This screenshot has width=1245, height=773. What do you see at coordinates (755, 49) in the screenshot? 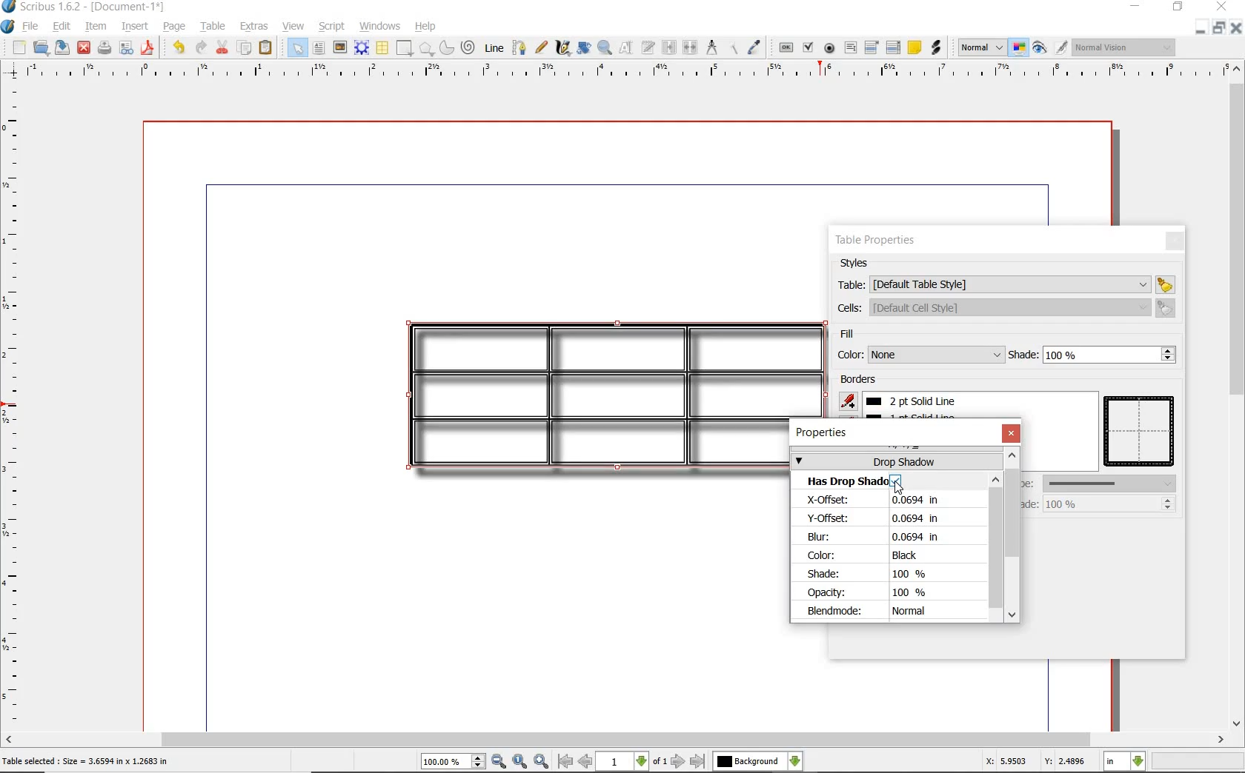
I see `eye dropper` at bounding box center [755, 49].